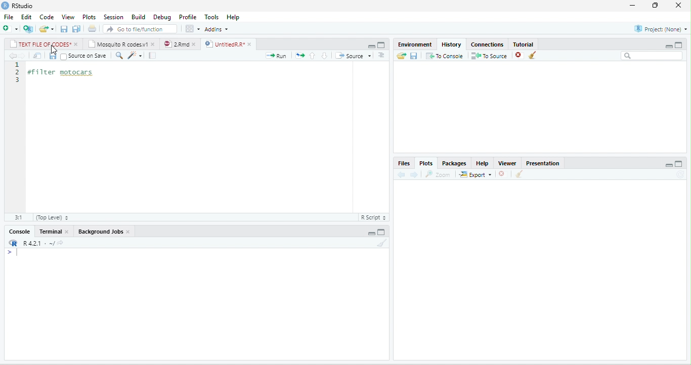 This screenshot has width=691, height=365. What do you see at coordinates (223, 44) in the screenshot?
I see `UntitledR.R` at bounding box center [223, 44].